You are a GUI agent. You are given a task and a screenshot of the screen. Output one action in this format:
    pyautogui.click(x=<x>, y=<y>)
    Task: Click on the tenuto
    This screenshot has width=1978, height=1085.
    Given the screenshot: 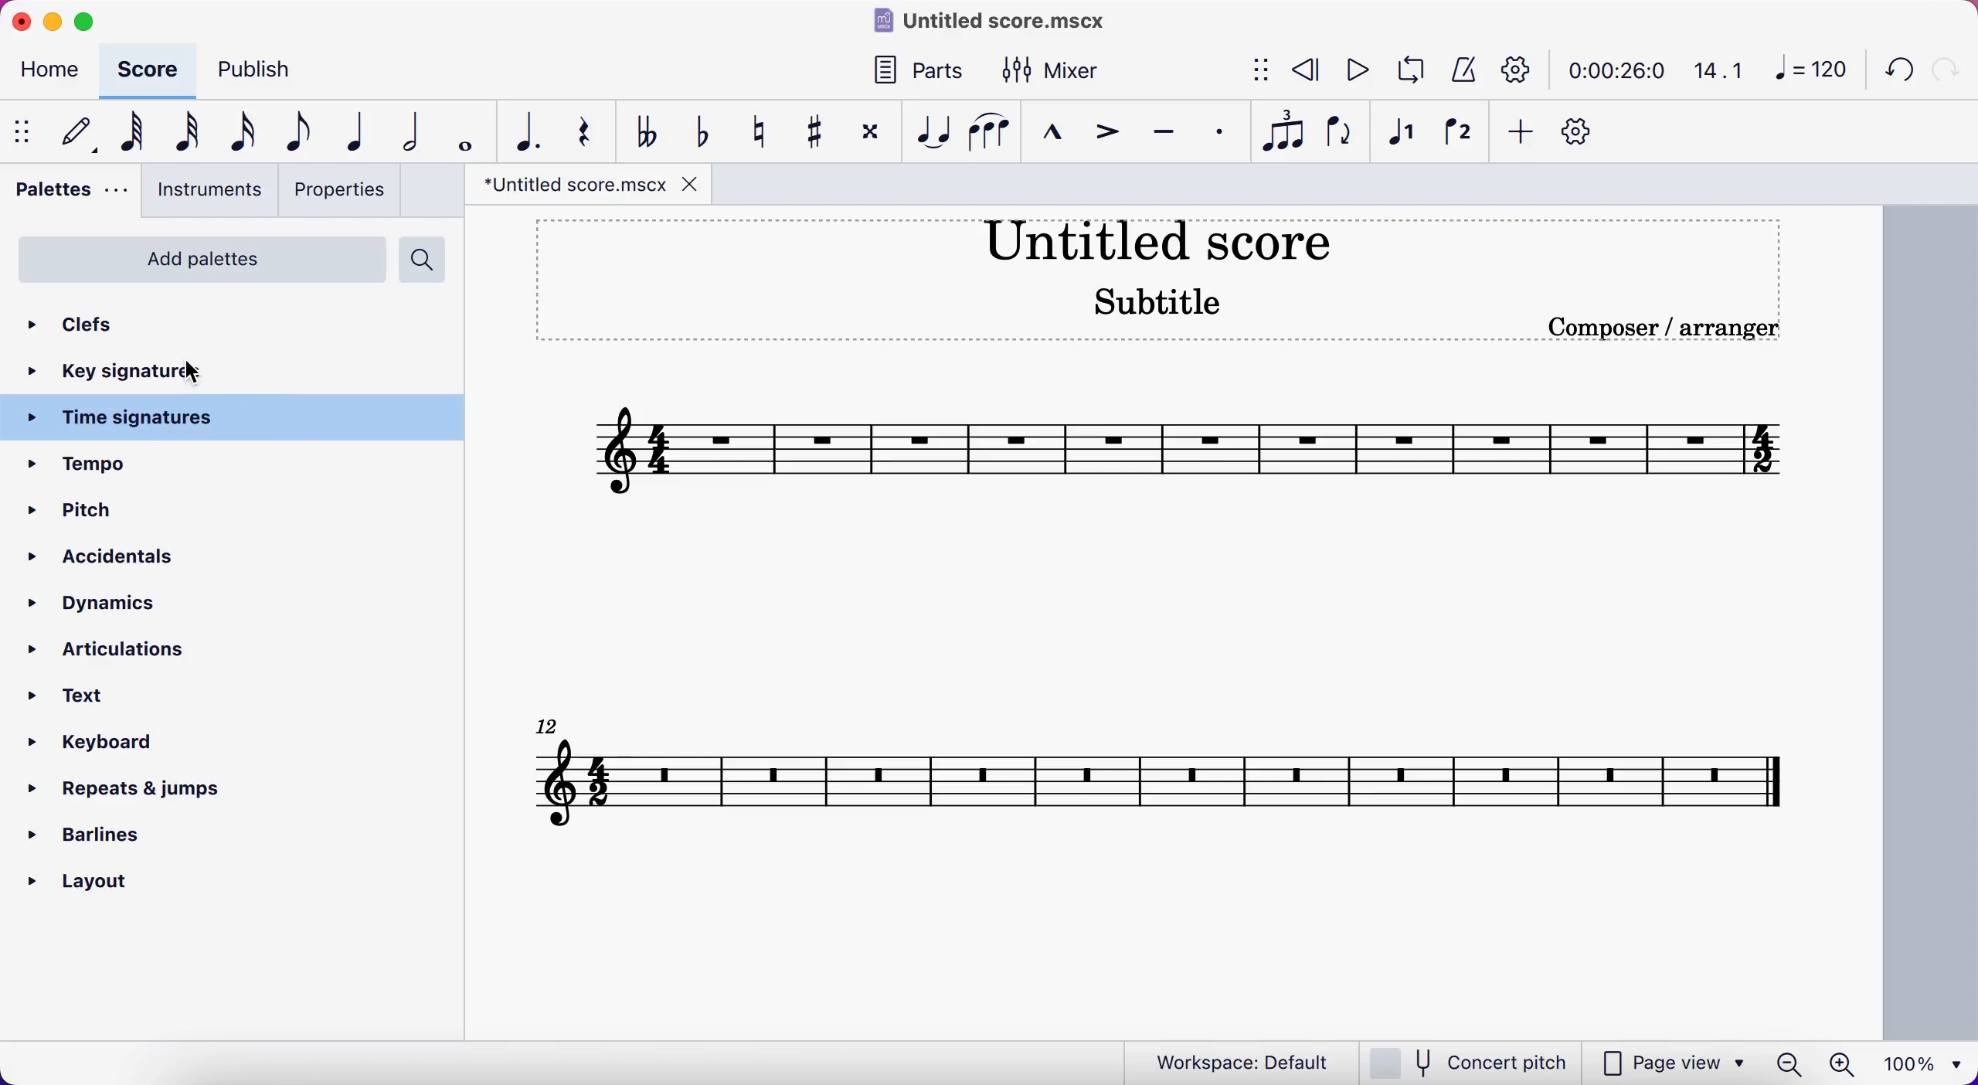 What is the action you would take?
    pyautogui.click(x=1168, y=139)
    